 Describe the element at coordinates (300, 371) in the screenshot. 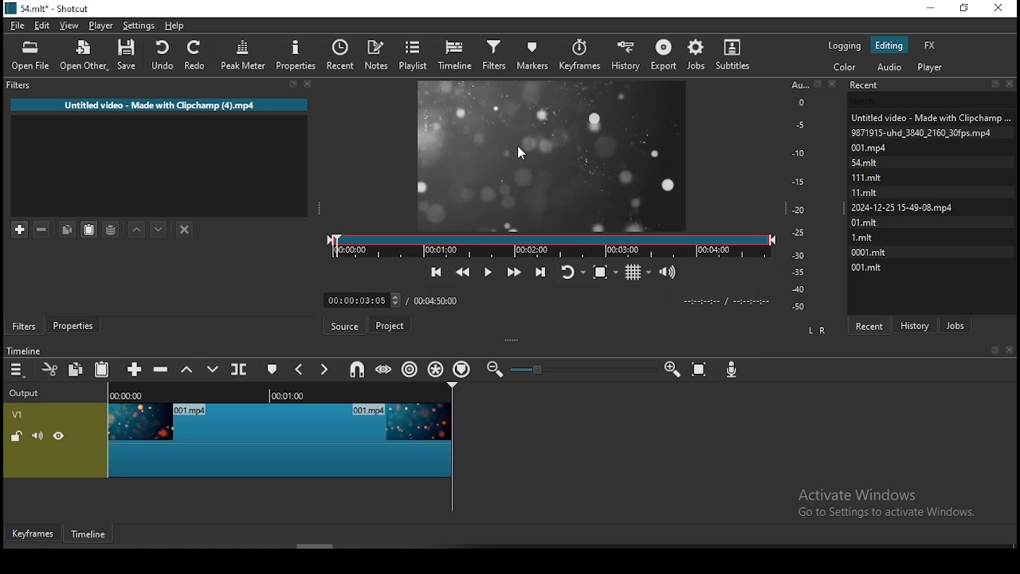

I see `previous marker` at that location.